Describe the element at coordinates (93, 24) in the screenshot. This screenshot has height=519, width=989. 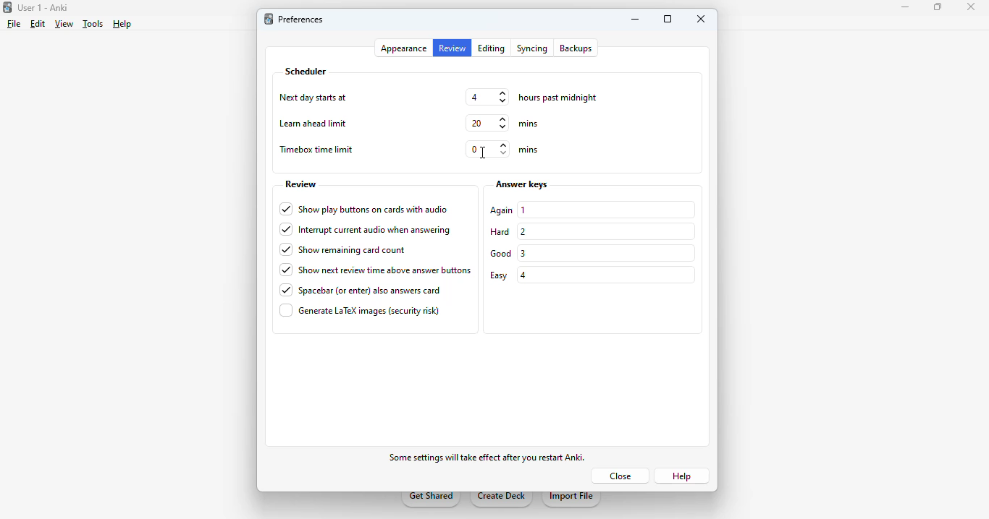
I see `tools` at that location.